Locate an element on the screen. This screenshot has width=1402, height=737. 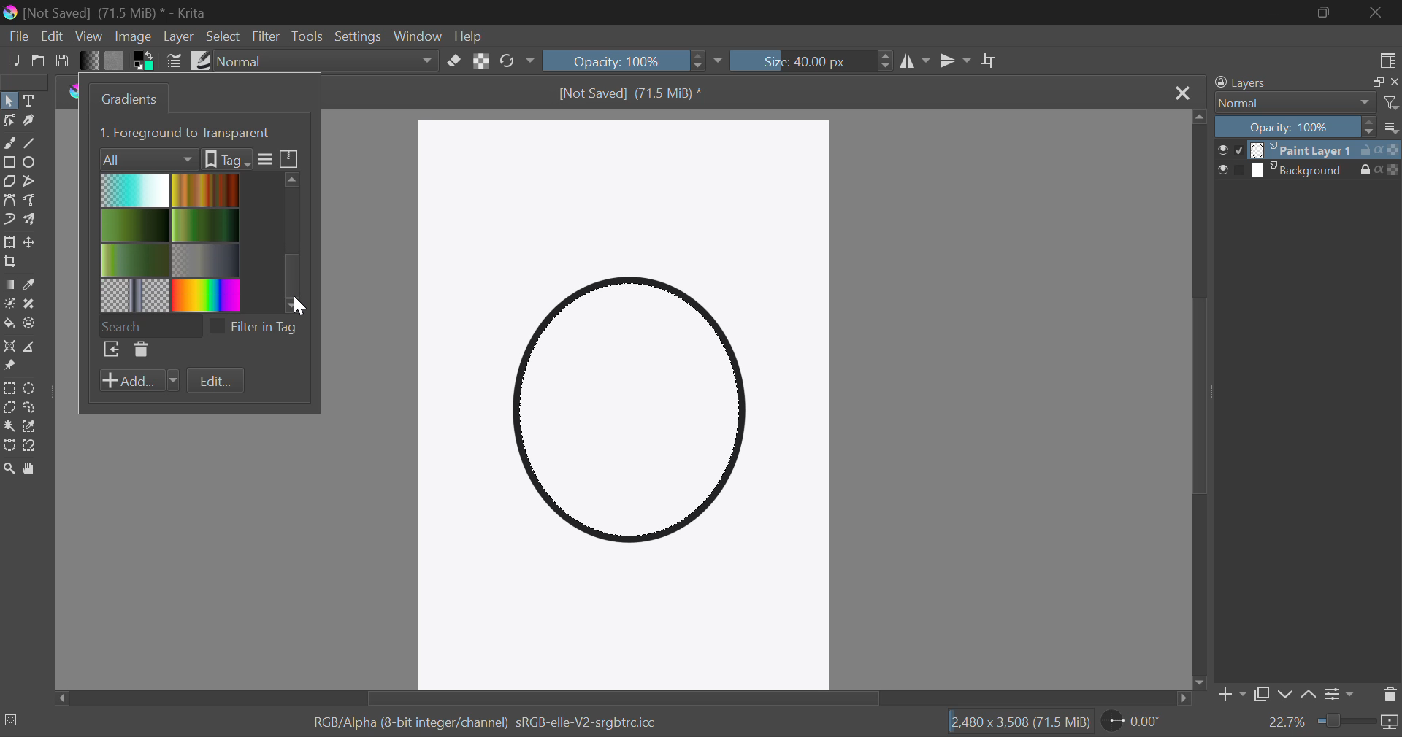
Scroll Bar is located at coordinates (1197, 403).